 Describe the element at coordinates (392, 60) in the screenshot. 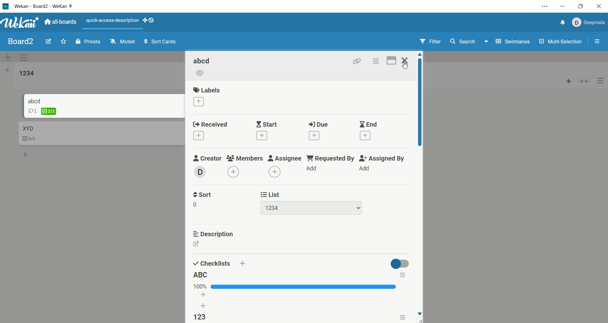

I see `maximize` at that location.